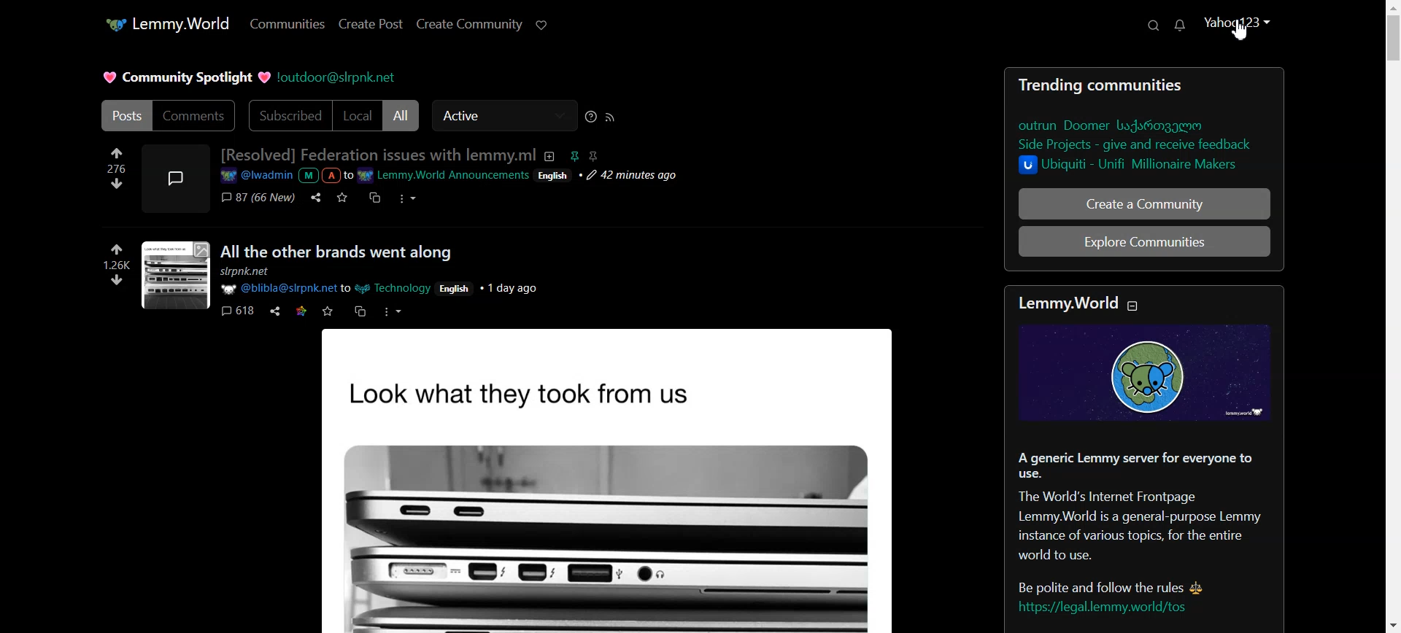 The image size is (1401, 633). What do you see at coordinates (325, 176) in the screenshot?
I see `M A to` at bounding box center [325, 176].